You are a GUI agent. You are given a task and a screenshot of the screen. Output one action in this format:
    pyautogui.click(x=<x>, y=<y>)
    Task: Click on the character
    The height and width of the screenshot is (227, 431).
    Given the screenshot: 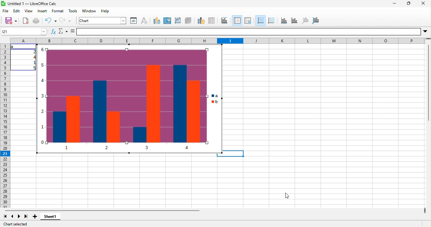 What is the action you would take?
    pyautogui.click(x=144, y=21)
    